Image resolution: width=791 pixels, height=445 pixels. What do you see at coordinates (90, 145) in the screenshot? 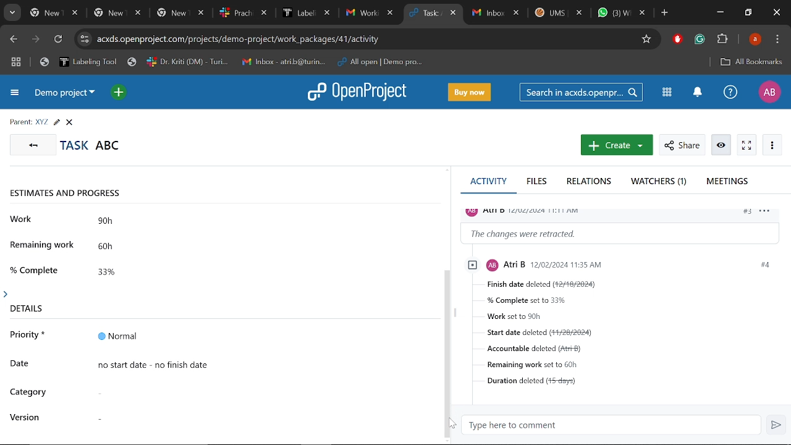
I see `Task titled "ABC"` at bounding box center [90, 145].